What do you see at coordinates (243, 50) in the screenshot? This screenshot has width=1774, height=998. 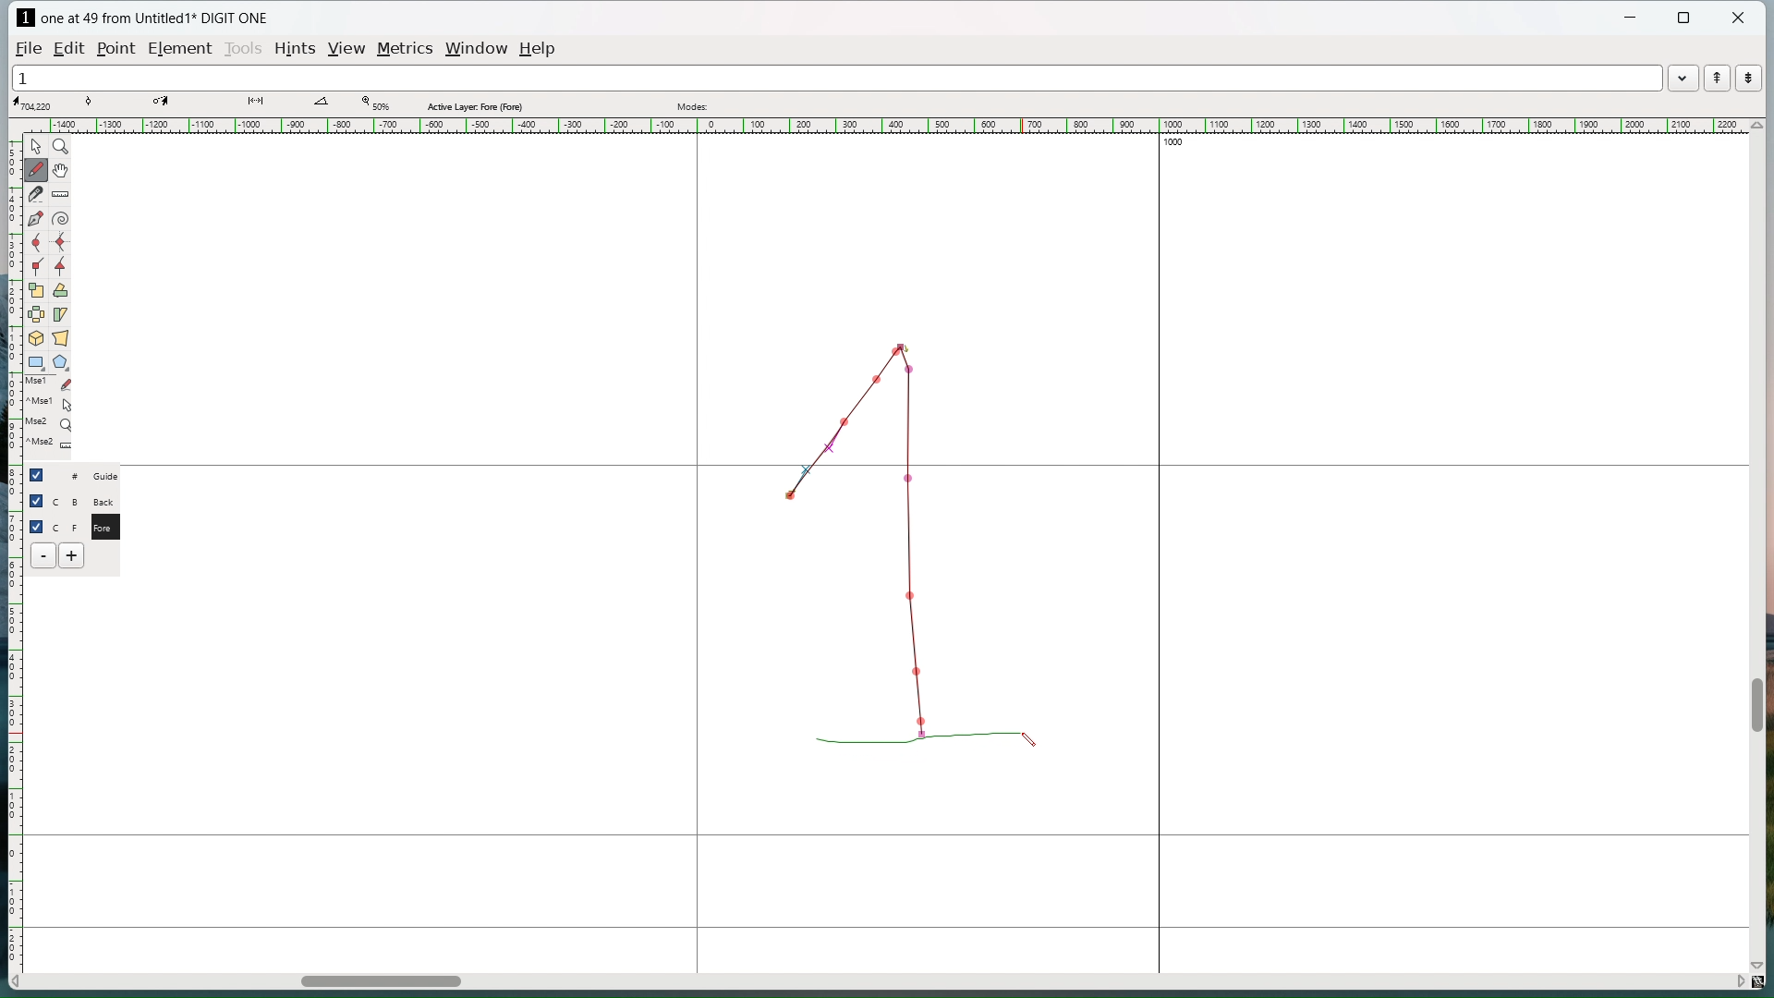 I see `tools` at bounding box center [243, 50].